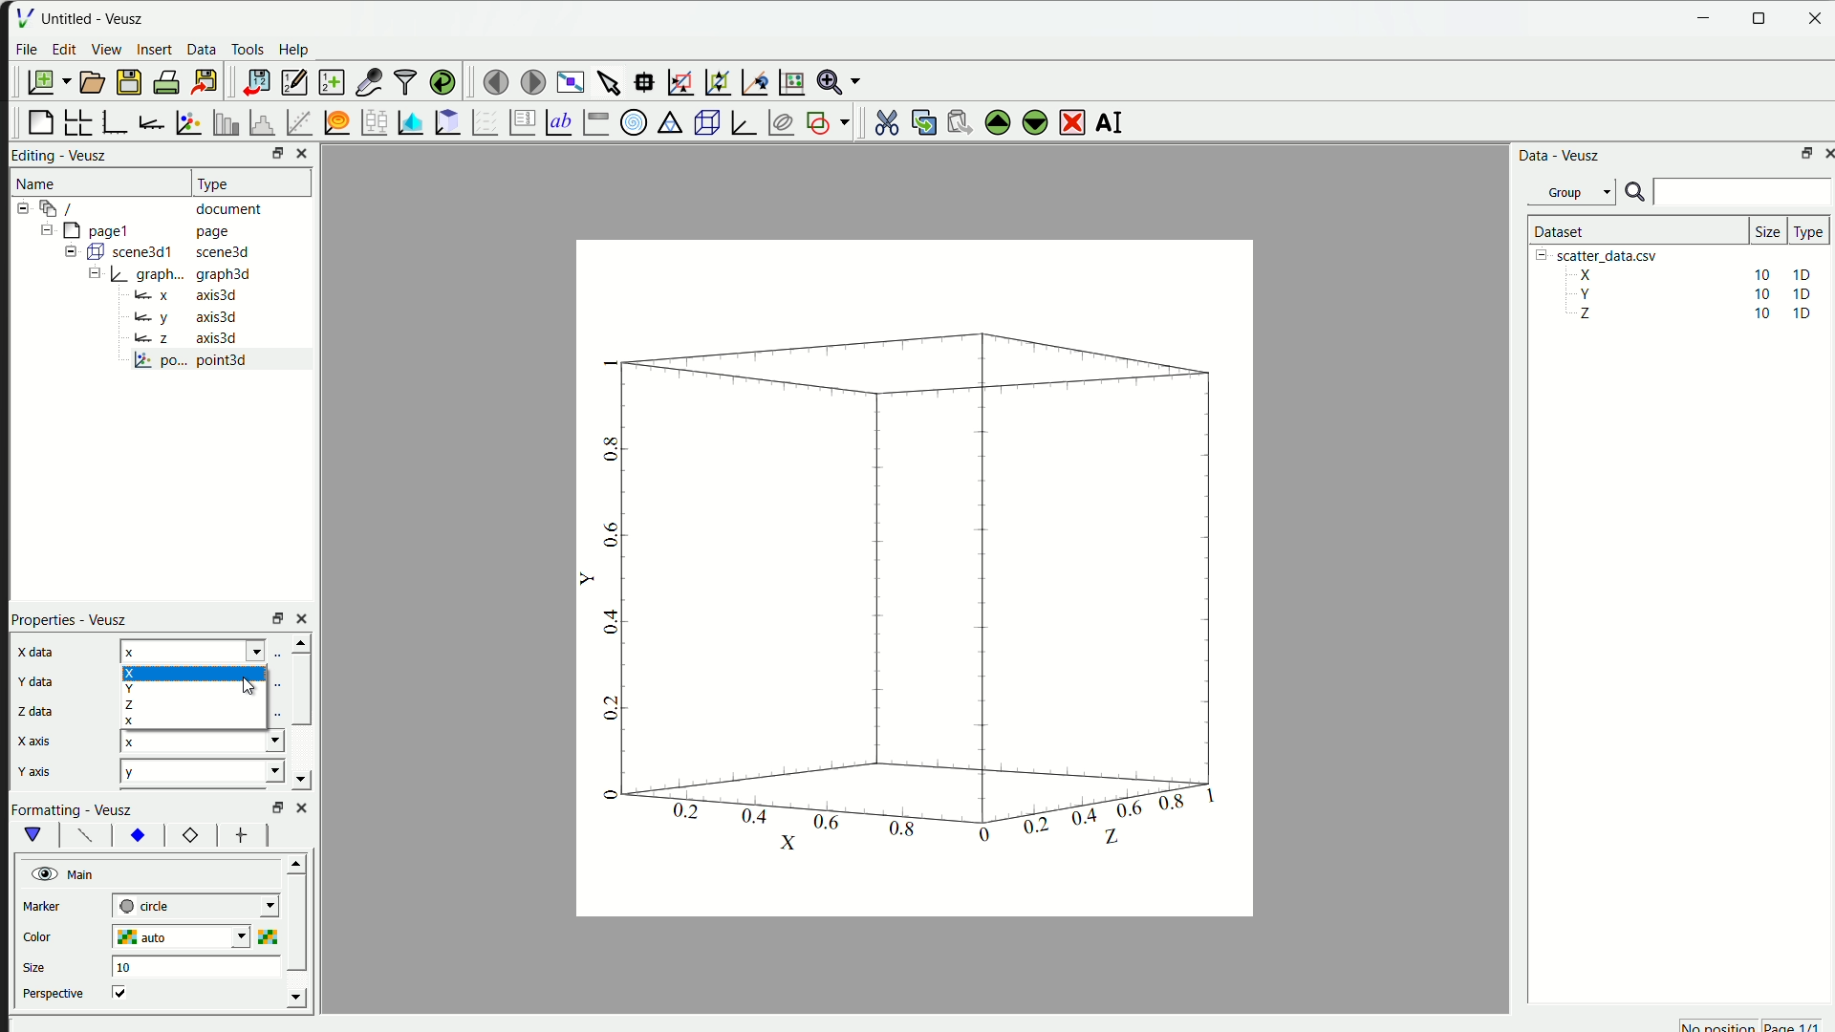 The width and height of the screenshot is (1835, 1032). Describe the element at coordinates (305, 781) in the screenshot. I see `down` at that location.